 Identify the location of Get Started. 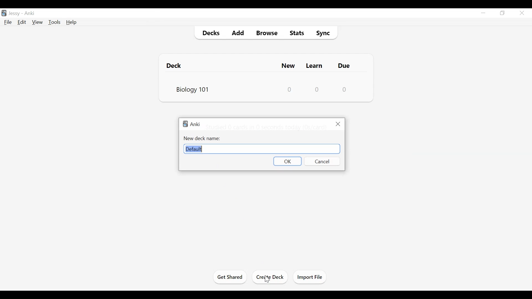
(231, 277).